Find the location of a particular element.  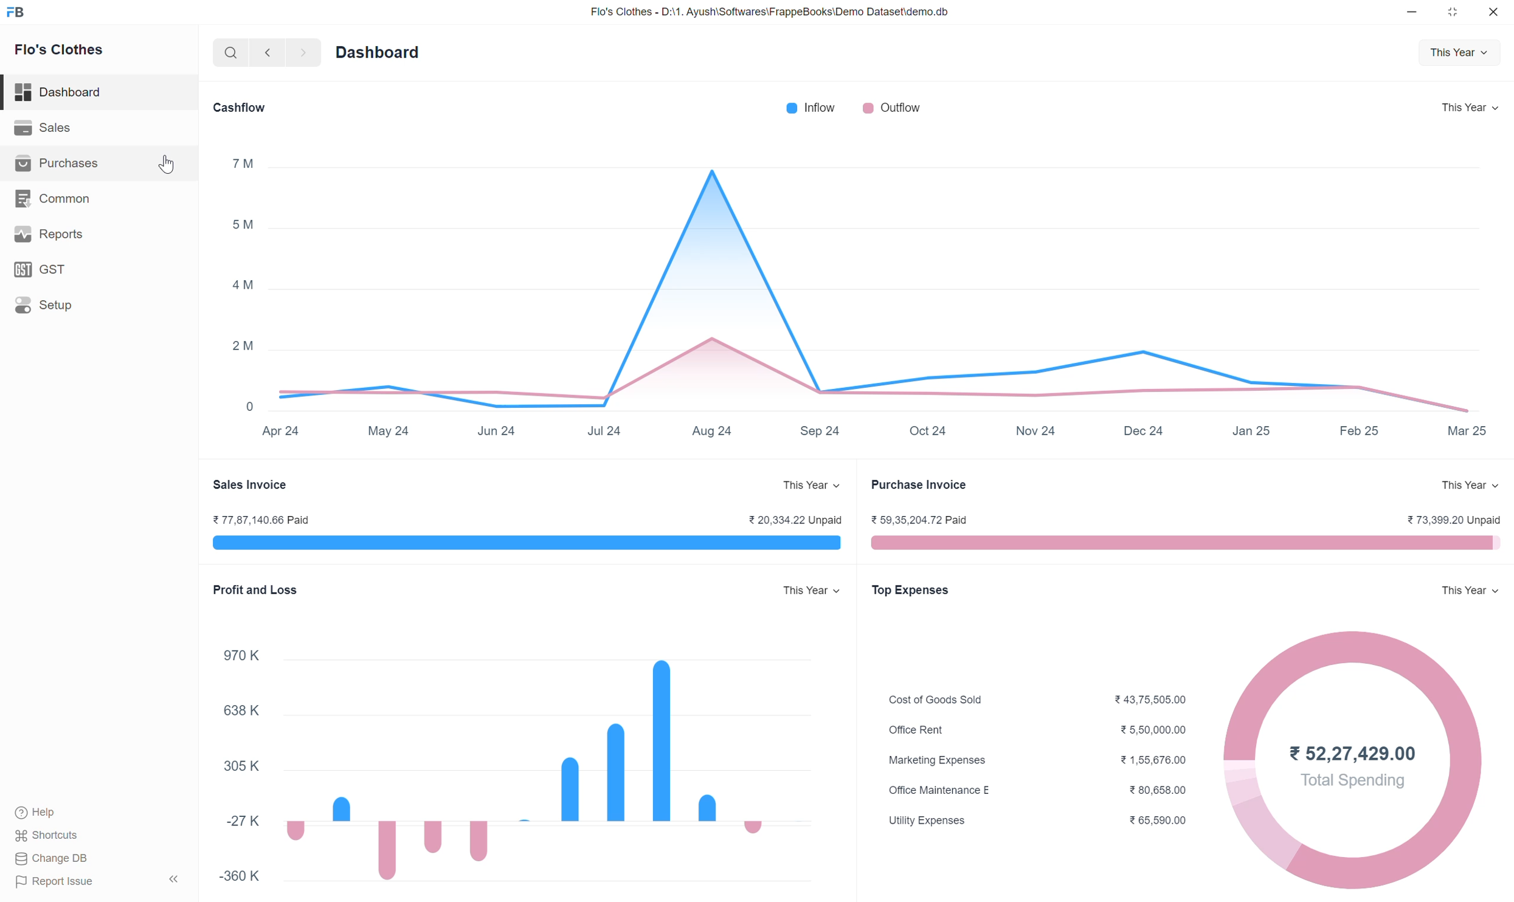

Common is located at coordinates (54, 199).